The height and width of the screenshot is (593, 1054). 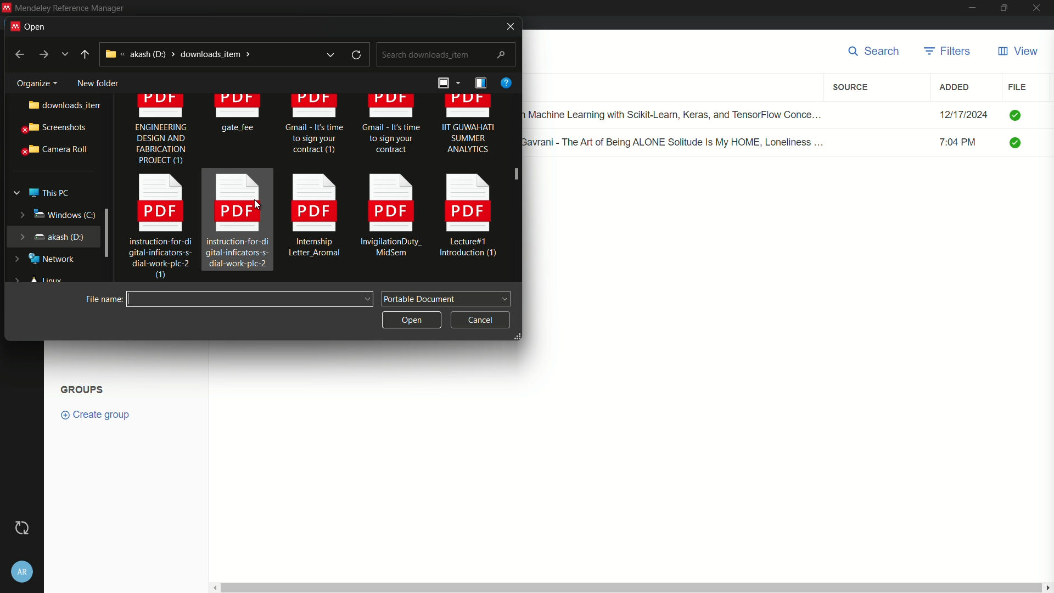 What do you see at coordinates (66, 54) in the screenshot?
I see `more options` at bounding box center [66, 54].